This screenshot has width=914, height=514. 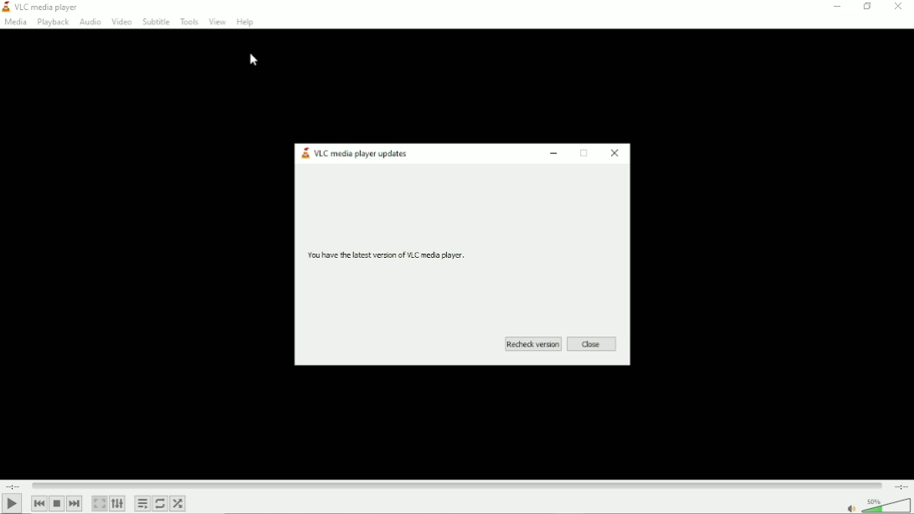 I want to click on Show extended settings, so click(x=118, y=503).